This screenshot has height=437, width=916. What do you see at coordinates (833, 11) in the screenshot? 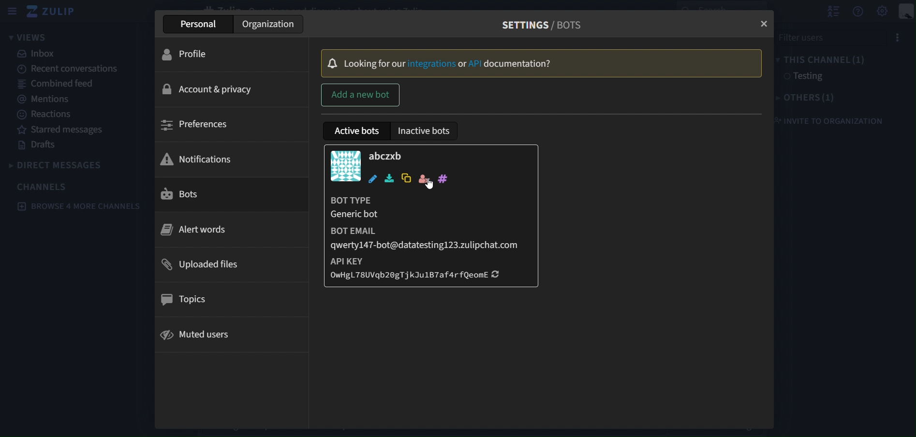
I see `hide user list` at bounding box center [833, 11].